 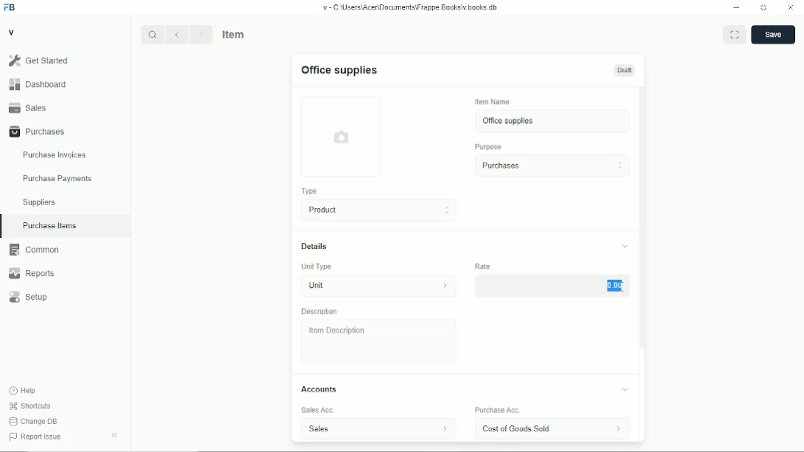 What do you see at coordinates (736, 7) in the screenshot?
I see `Minimize` at bounding box center [736, 7].